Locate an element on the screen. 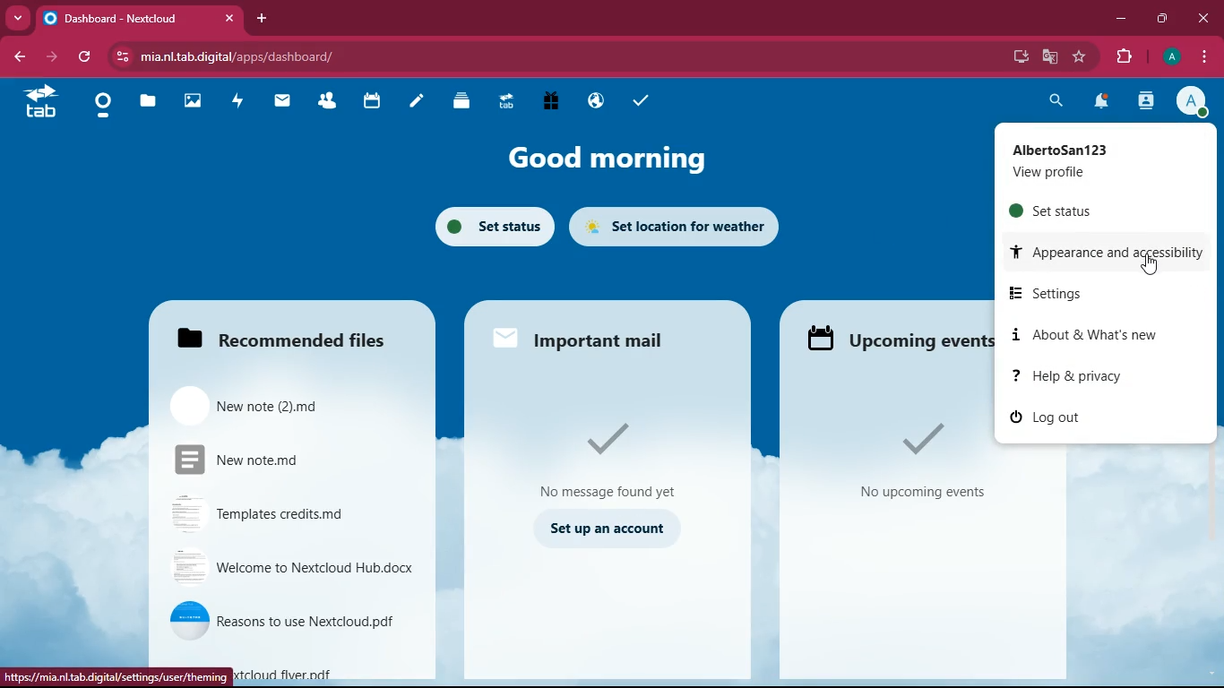  files is located at coordinates (148, 103).